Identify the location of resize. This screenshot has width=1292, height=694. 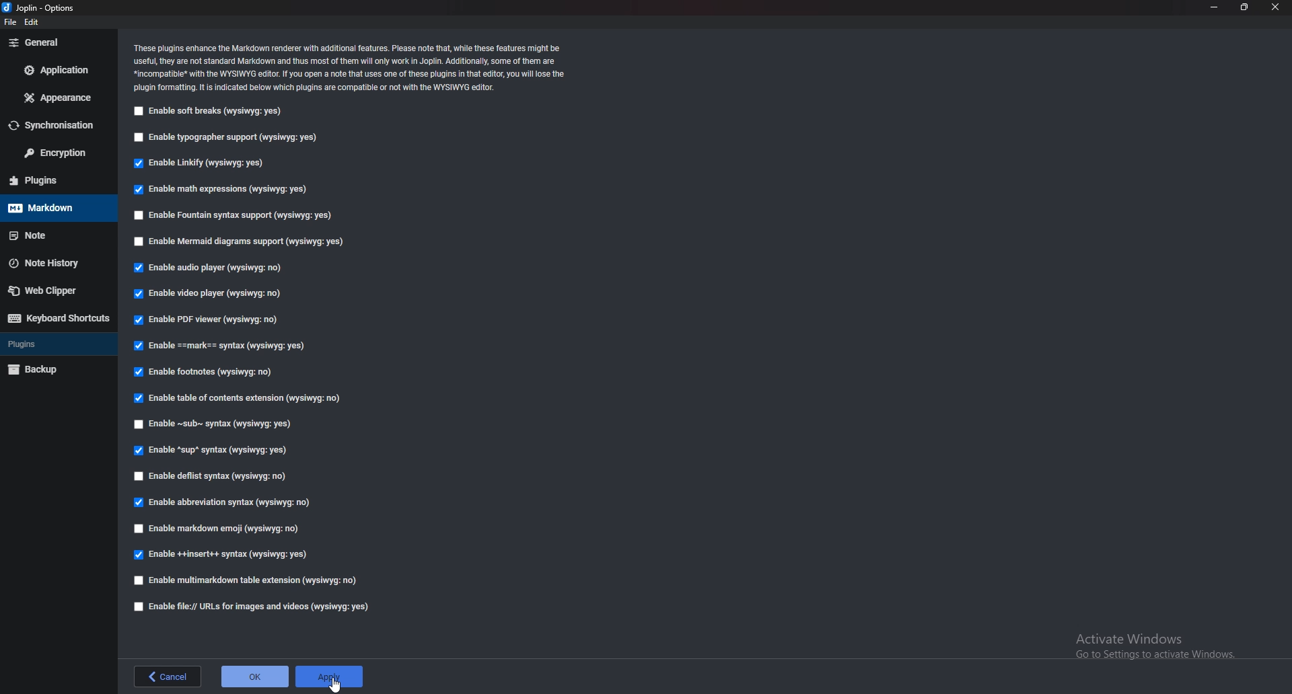
(1246, 7).